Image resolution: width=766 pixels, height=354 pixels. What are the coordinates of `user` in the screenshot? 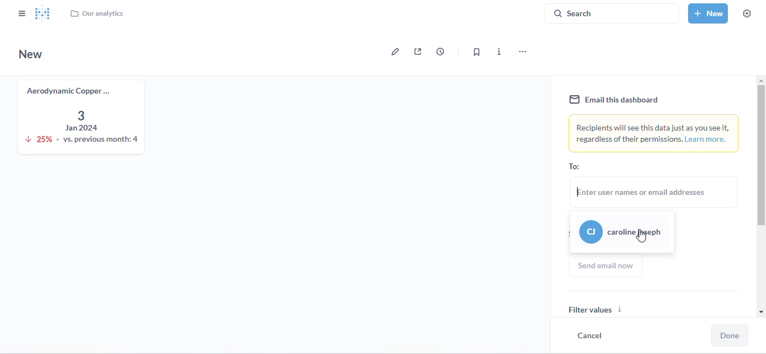 It's located at (622, 233).